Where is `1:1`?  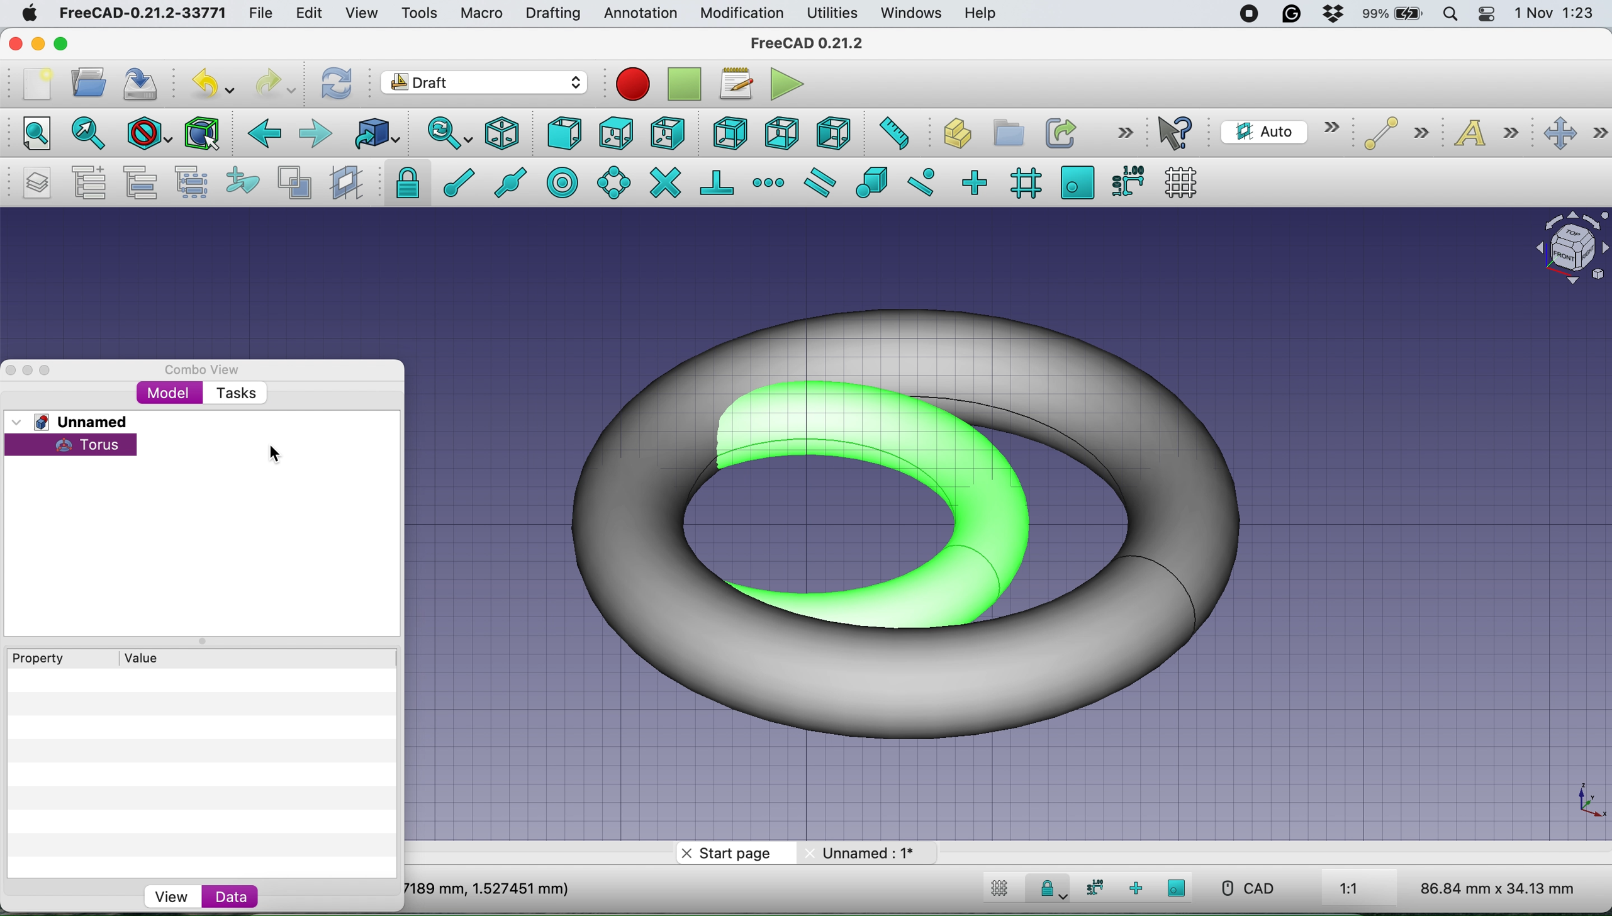 1:1 is located at coordinates (1363, 890).